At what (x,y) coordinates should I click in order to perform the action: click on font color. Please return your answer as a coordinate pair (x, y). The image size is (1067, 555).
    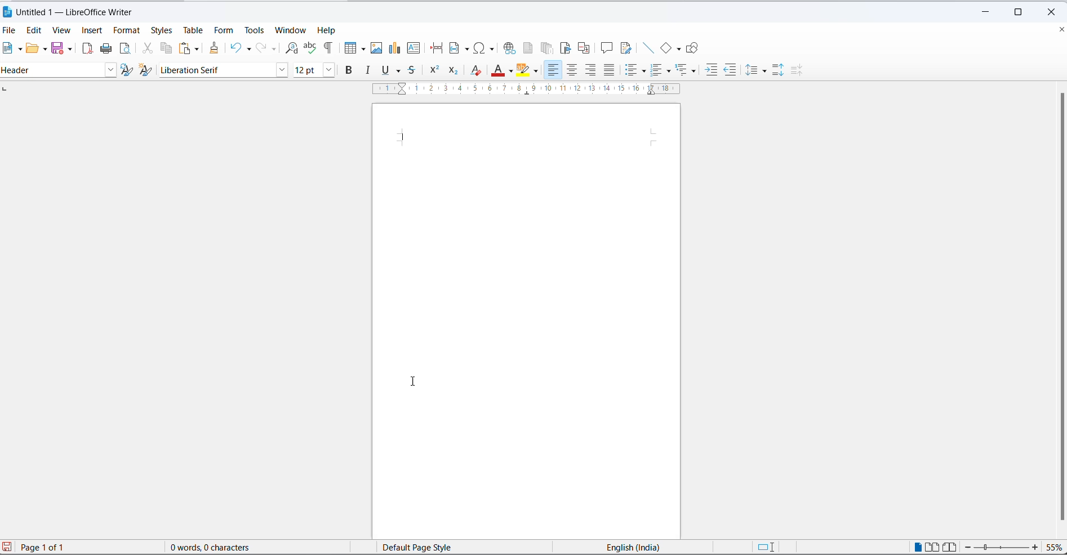
    Looking at the image, I should click on (496, 70).